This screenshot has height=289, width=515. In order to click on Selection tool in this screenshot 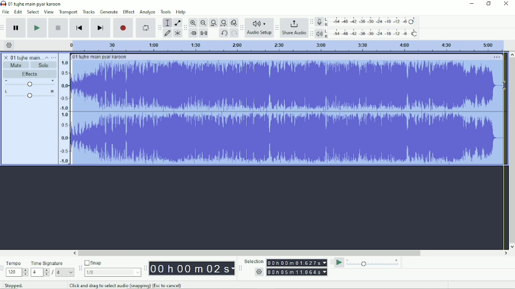, I will do `click(167, 23)`.